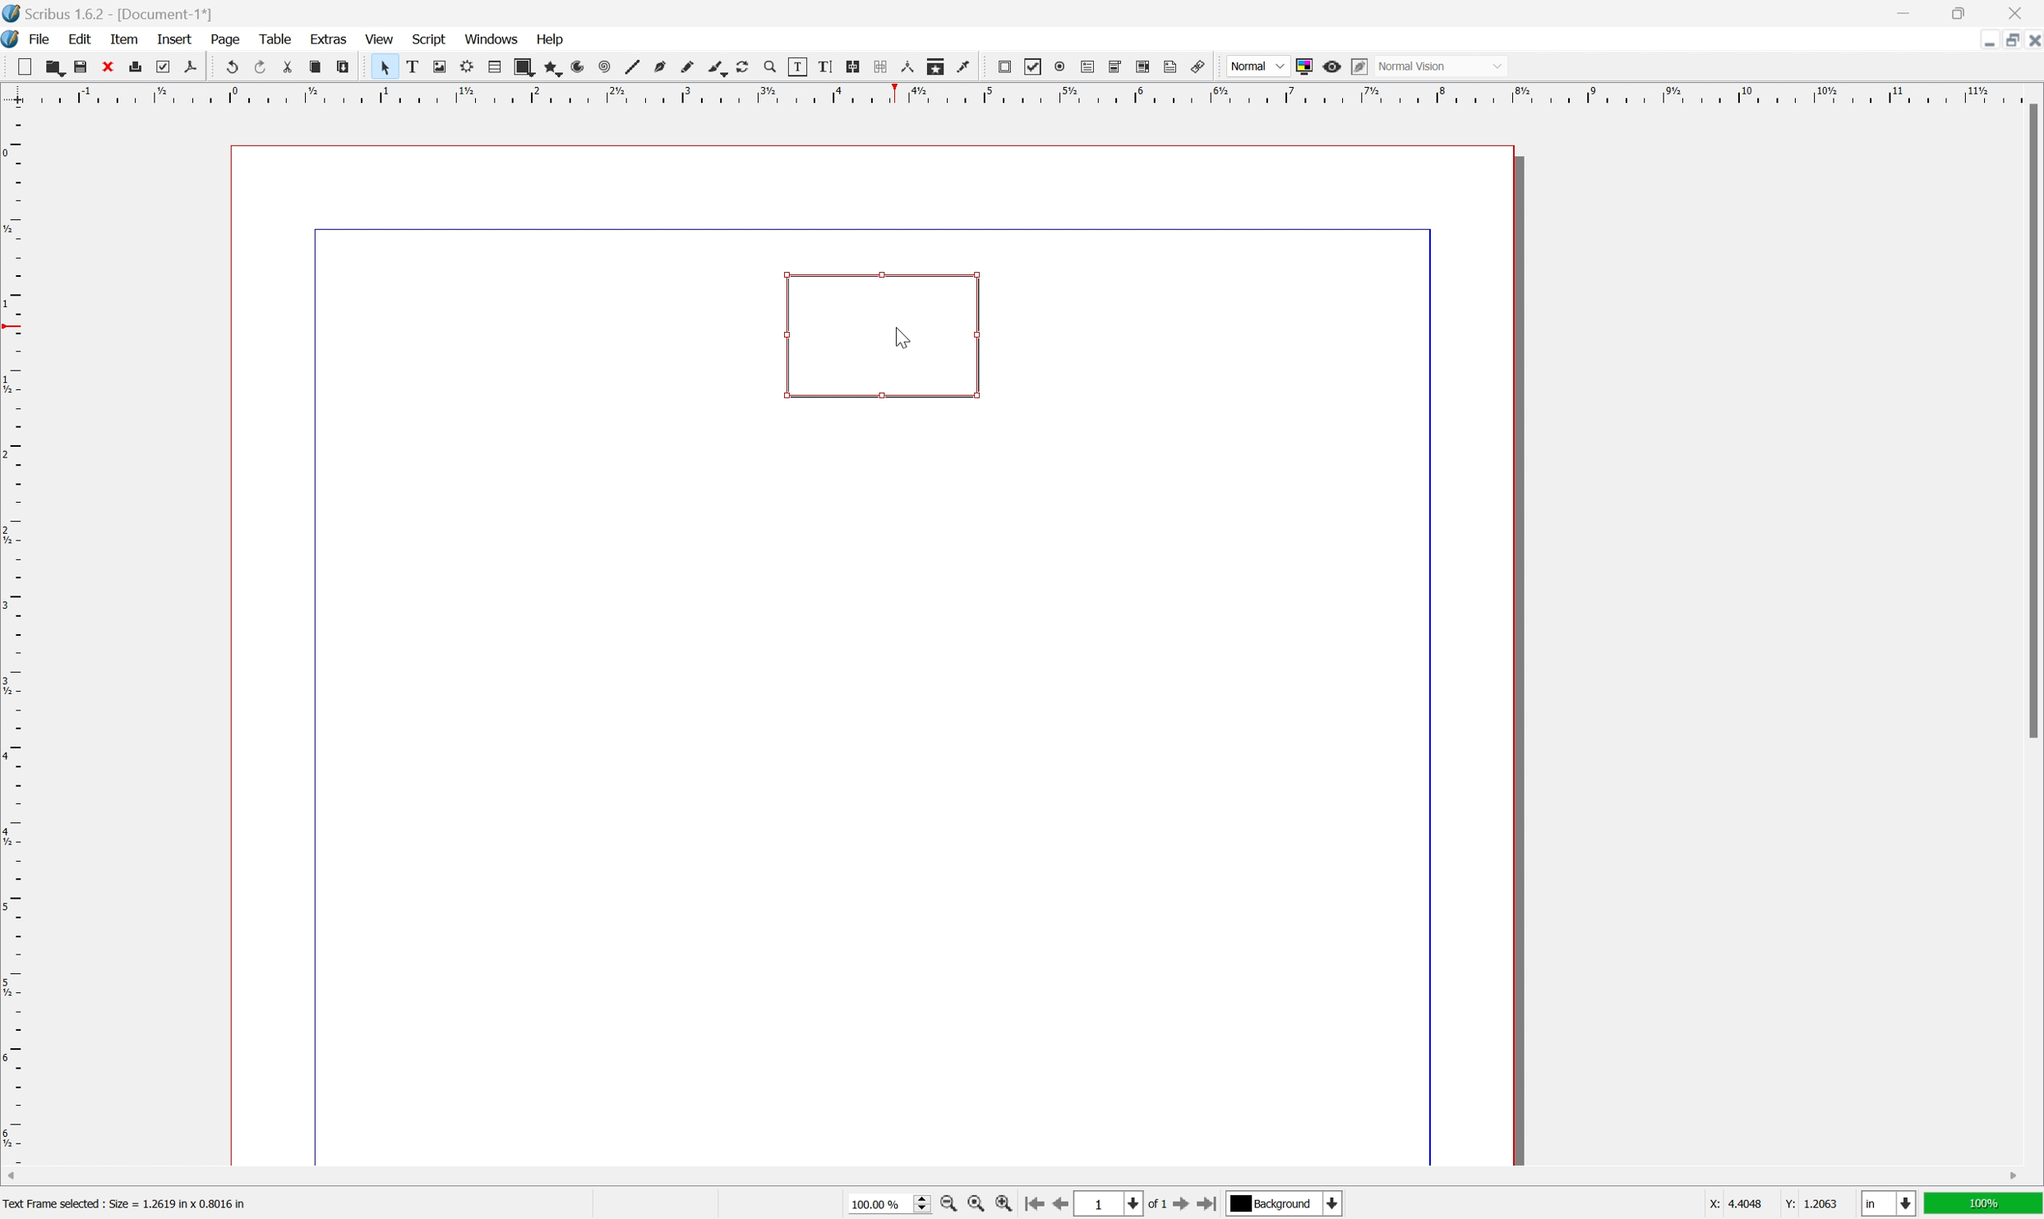  I want to click on measurements, so click(907, 68).